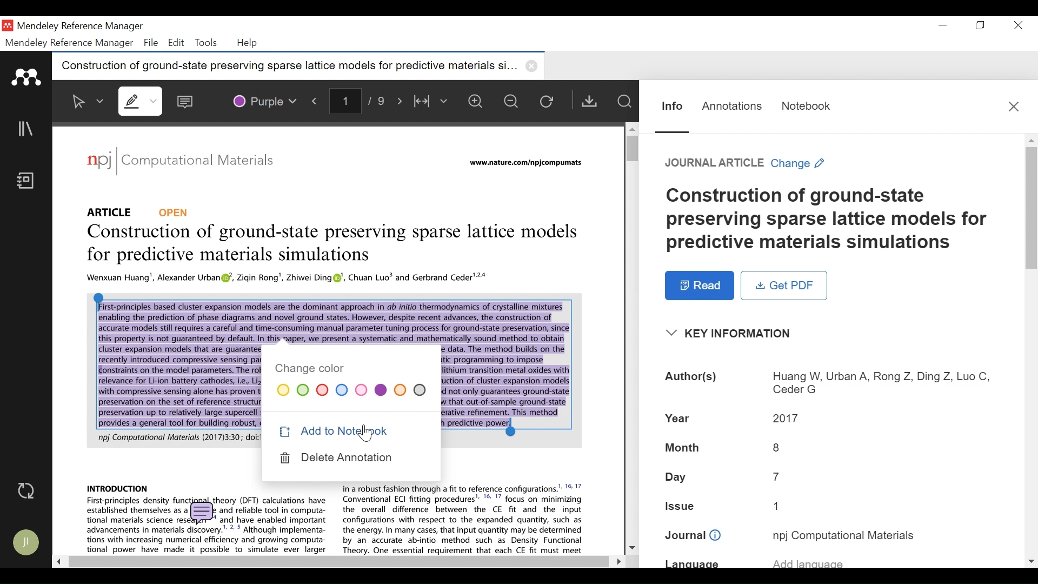 The height and width of the screenshot is (584, 1038). I want to click on Mendeley Reference Manager, so click(79, 28).